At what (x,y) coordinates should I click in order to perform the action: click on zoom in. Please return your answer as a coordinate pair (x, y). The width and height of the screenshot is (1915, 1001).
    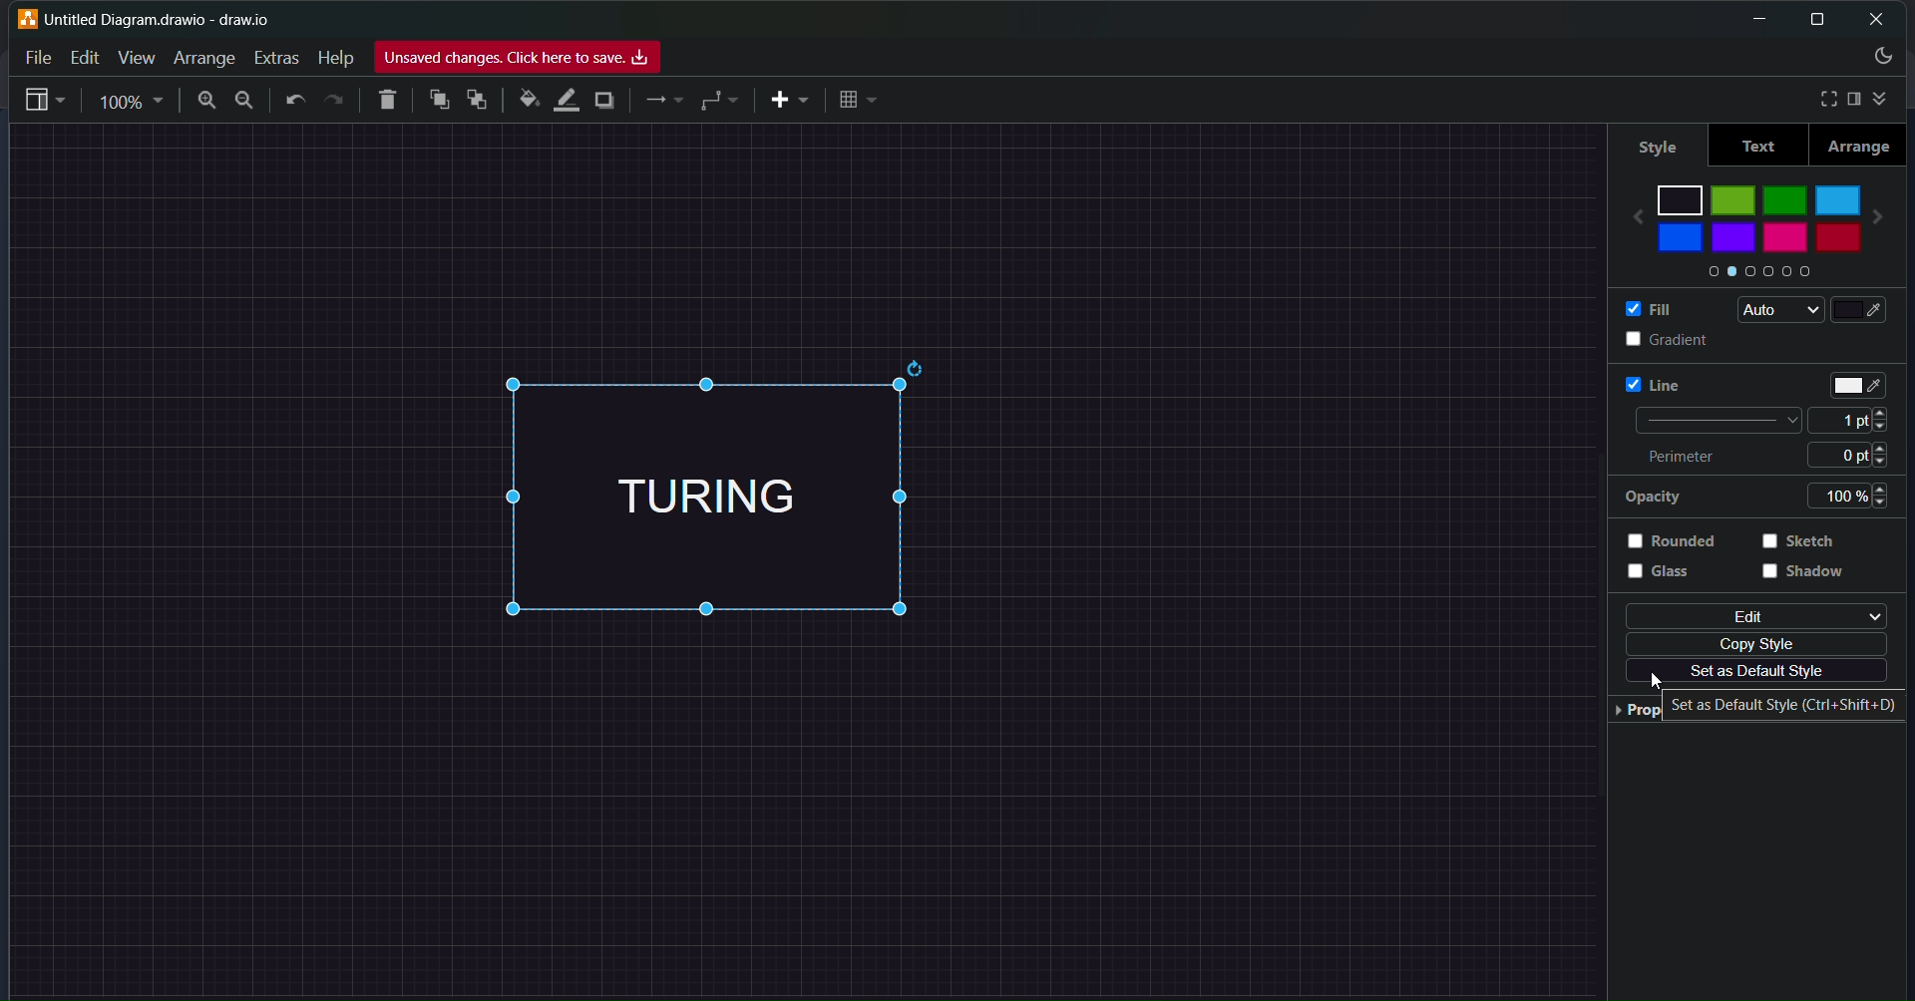
    Looking at the image, I should click on (203, 102).